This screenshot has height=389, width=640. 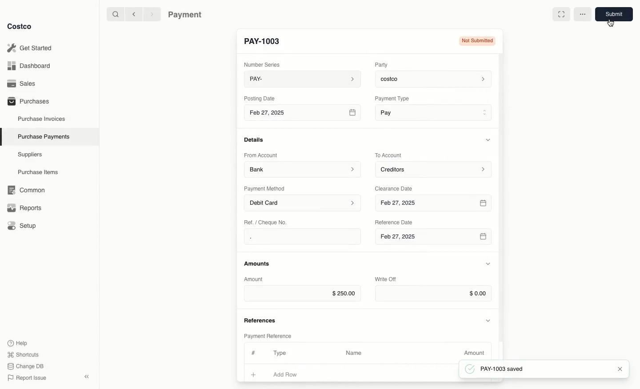 What do you see at coordinates (303, 169) in the screenshot?
I see `Bank` at bounding box center [303, 169].